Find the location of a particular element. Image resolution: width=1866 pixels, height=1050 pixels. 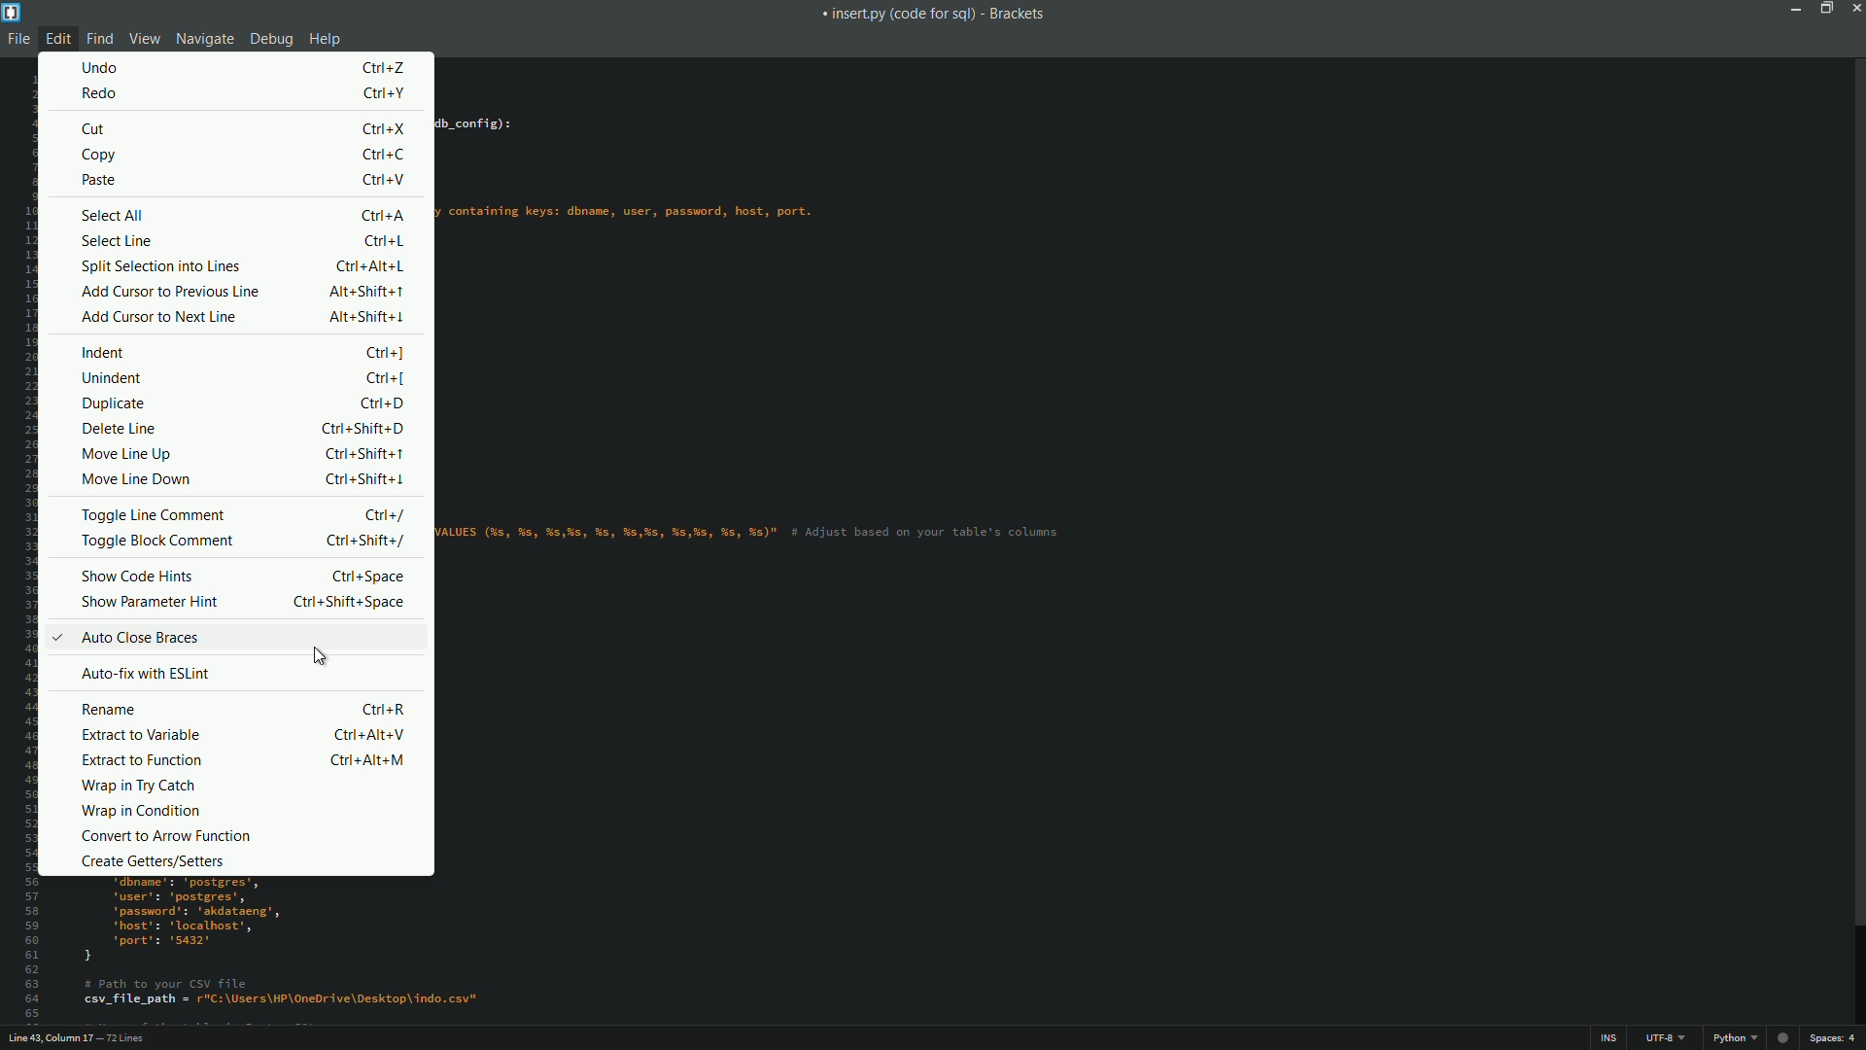

keyboard shortcut is located at coordinates (363, 477).